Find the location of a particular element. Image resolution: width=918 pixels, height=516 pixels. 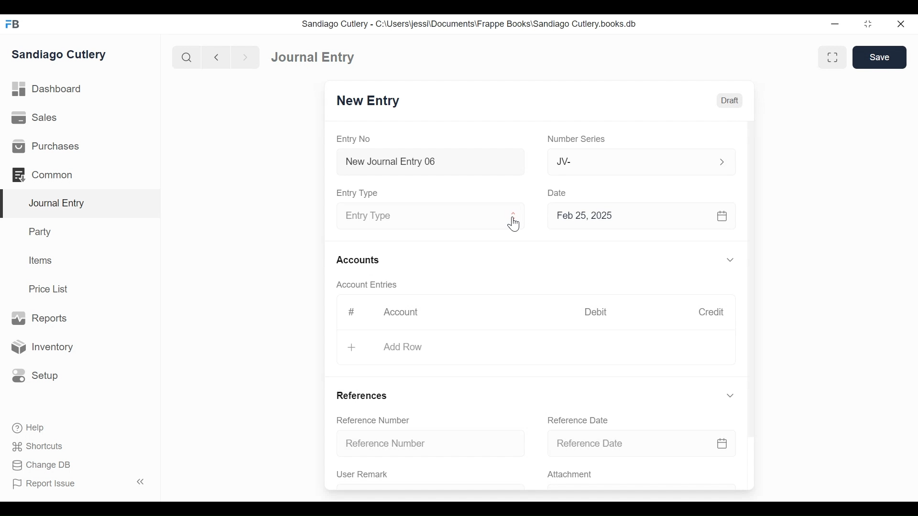

Number Series is located at coordinates (578, 139).